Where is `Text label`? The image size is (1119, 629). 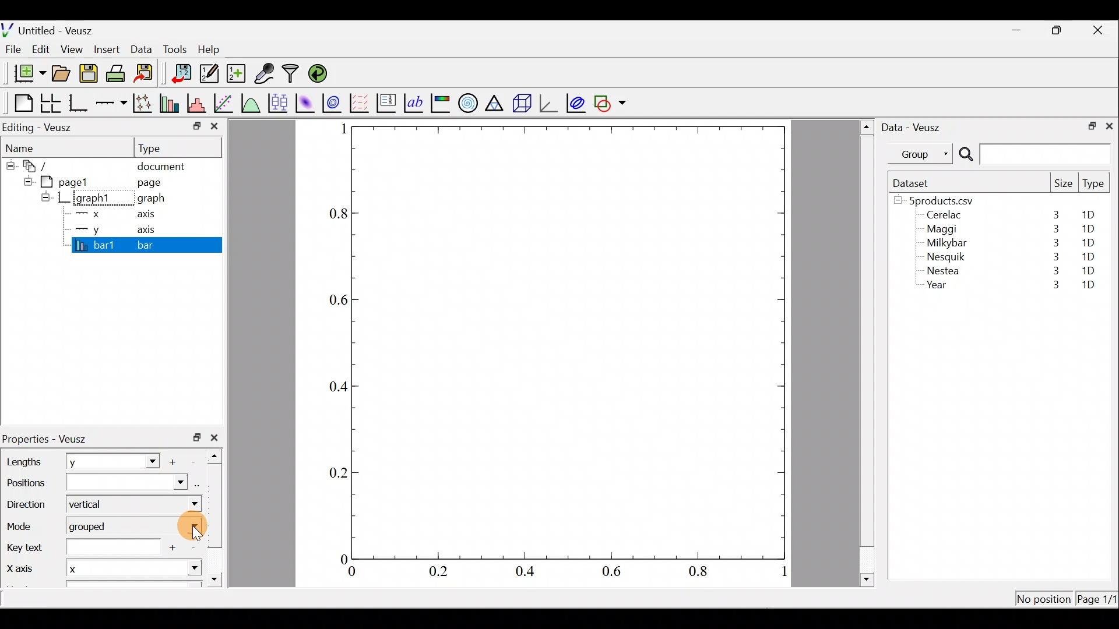 Text label is located at coordinates (415, 101).